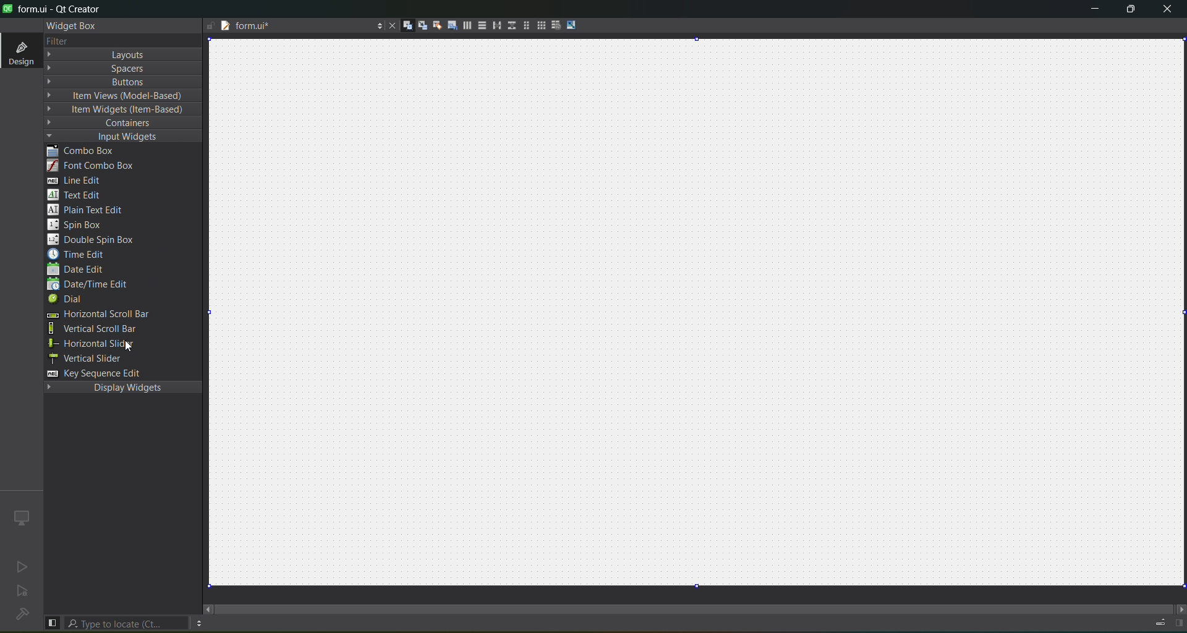  I want to click on plain text edit, so click(91, 211).